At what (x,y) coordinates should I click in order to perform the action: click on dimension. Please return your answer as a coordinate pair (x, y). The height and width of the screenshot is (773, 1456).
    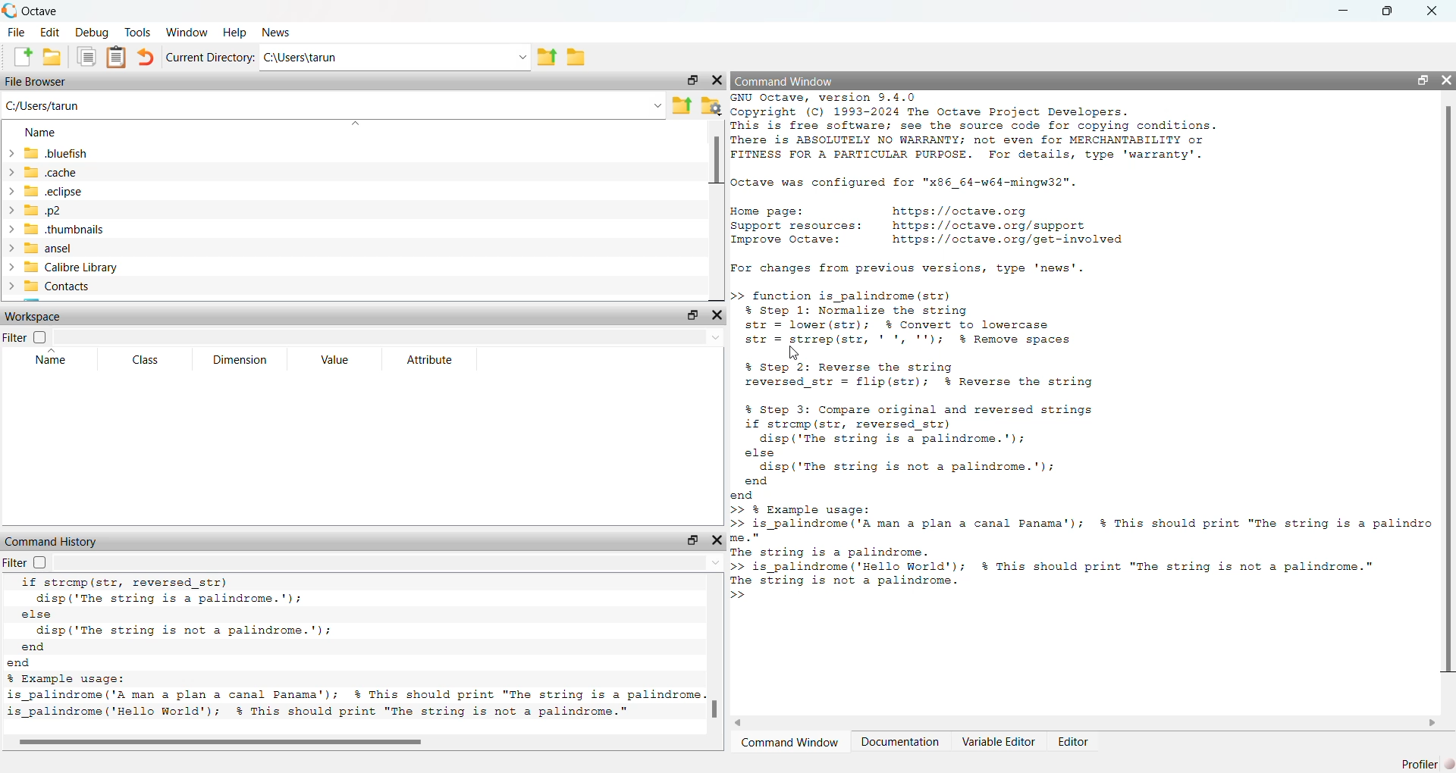
    Looking at the image, I should click on (239, 361).